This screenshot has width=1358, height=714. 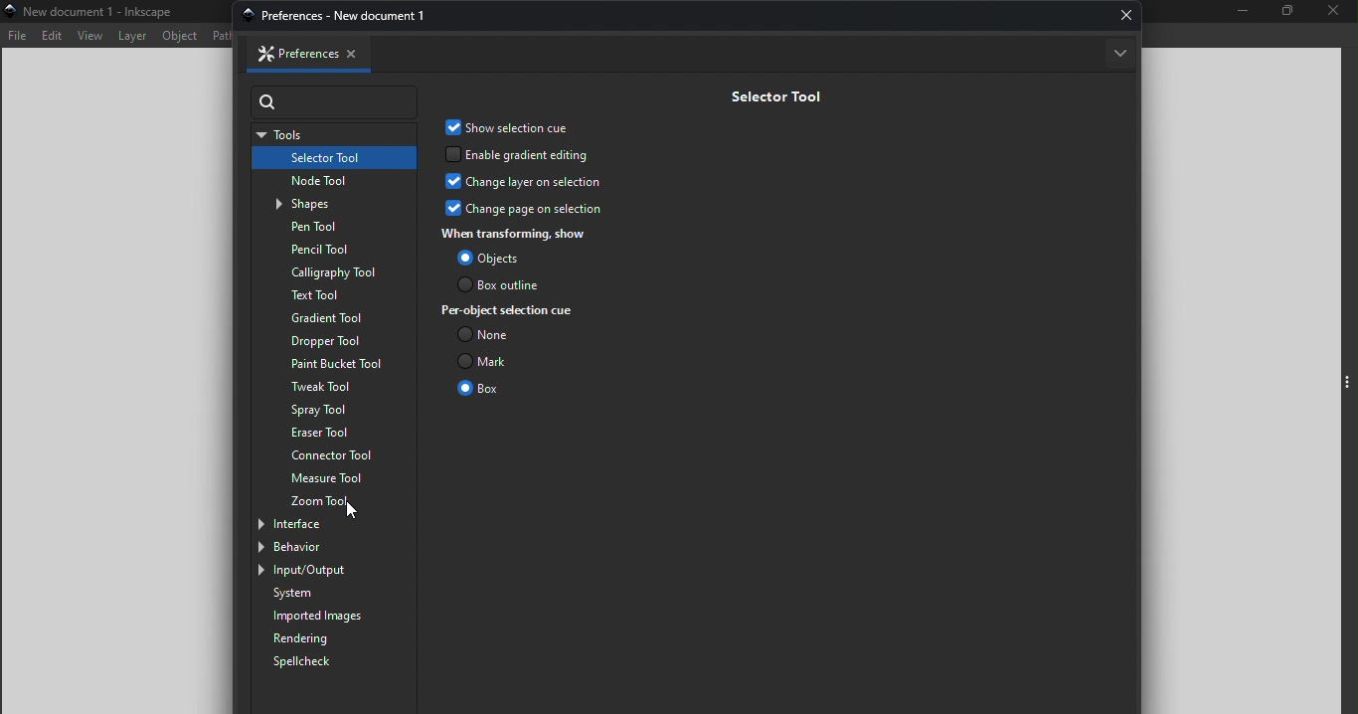 What do you see at coordinates (322, 663) in the screenshot?
I see `Spellcheck` at bounding box center [322, 663].